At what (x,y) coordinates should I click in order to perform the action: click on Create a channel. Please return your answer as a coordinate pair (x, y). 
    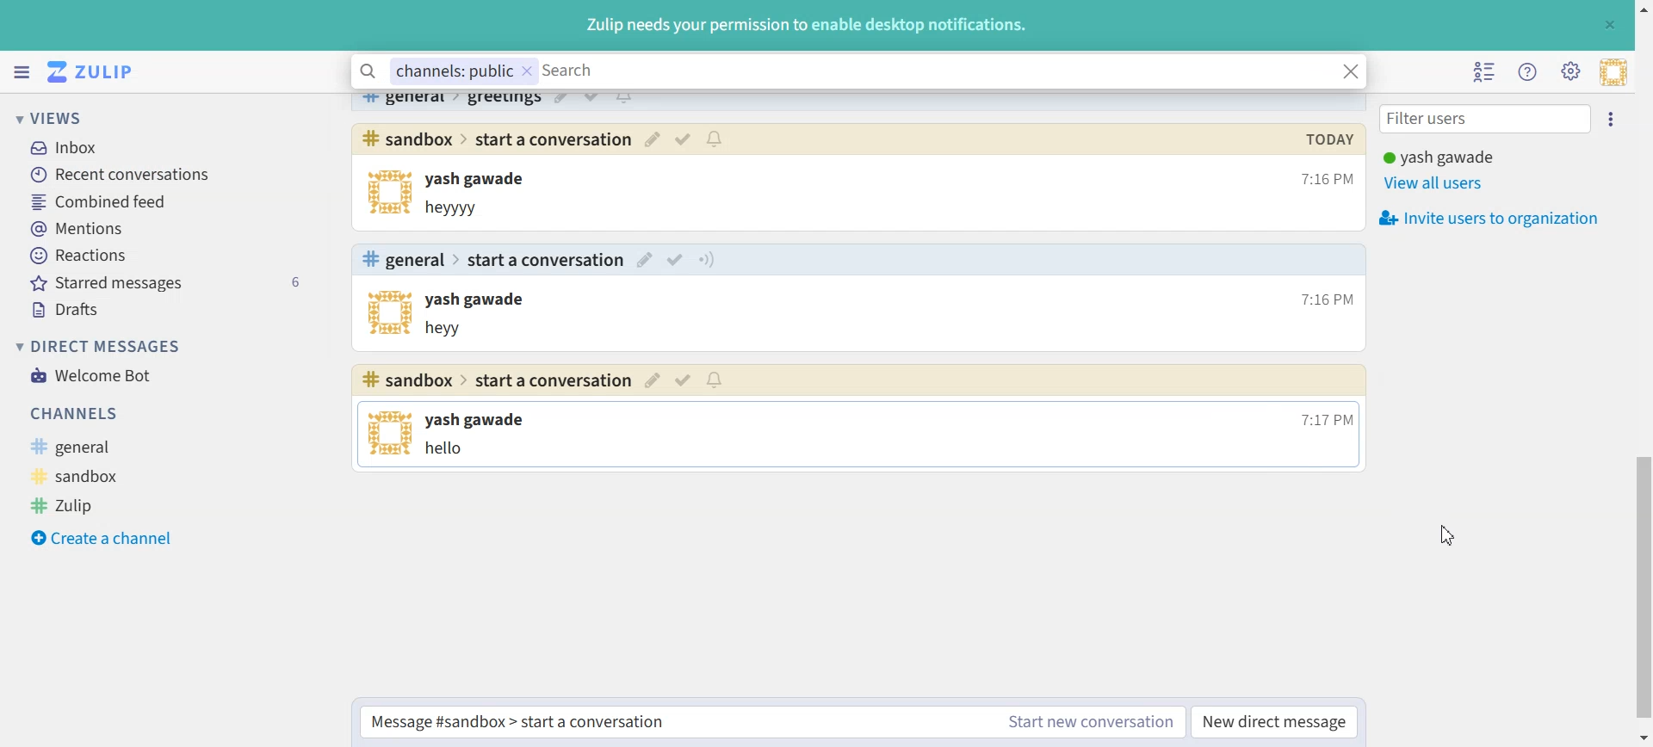
    Looking at the image, I should click on (102, 535).